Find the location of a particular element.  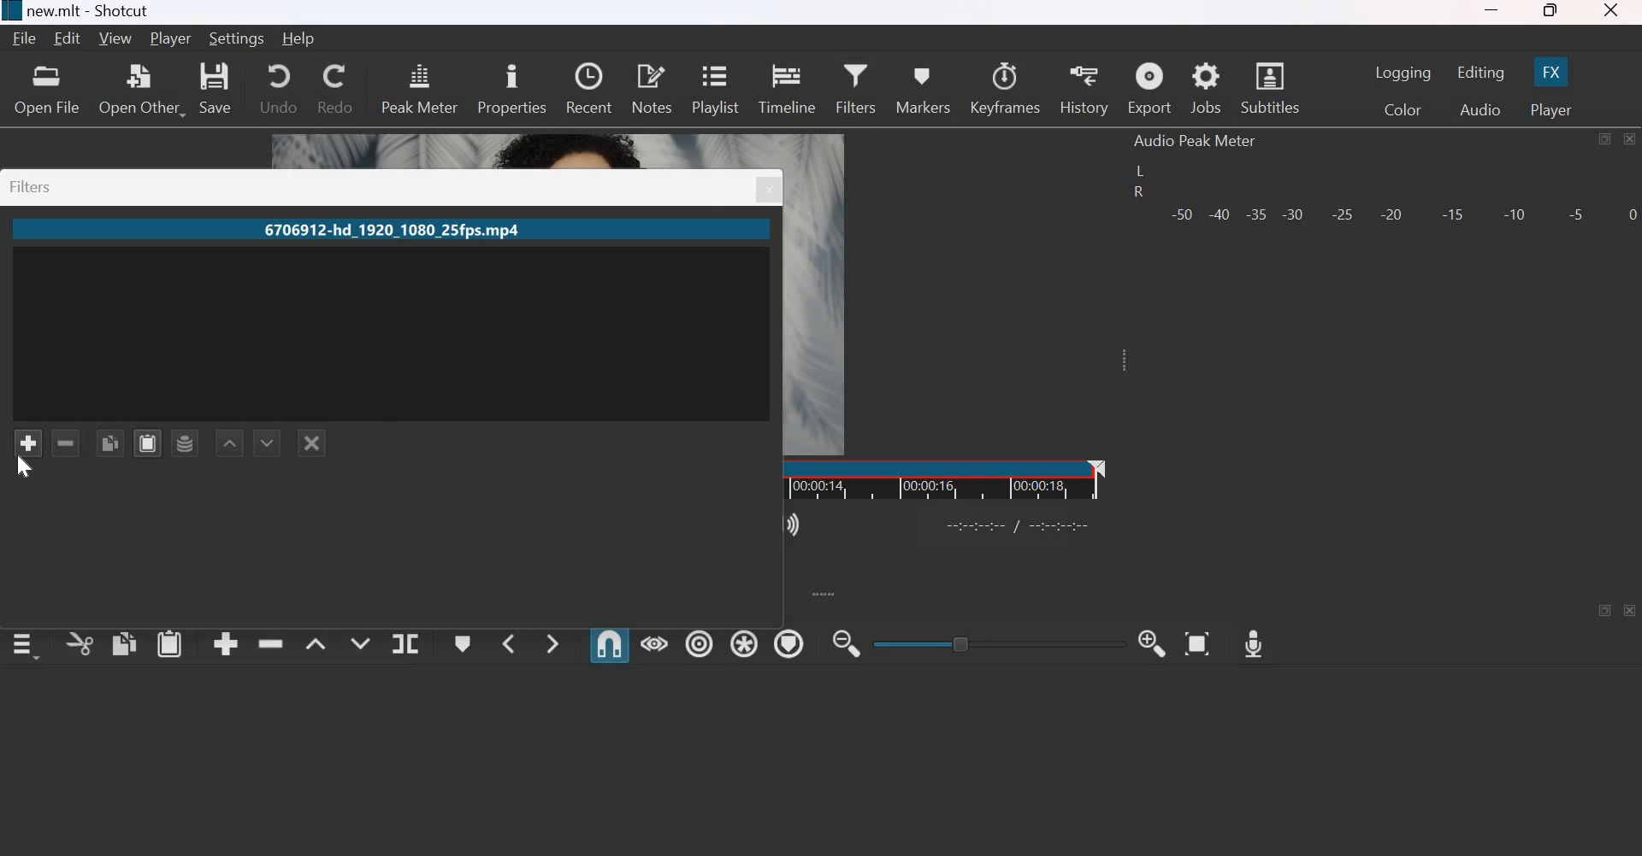

Keyframes is located at coordinates (1006, 88).